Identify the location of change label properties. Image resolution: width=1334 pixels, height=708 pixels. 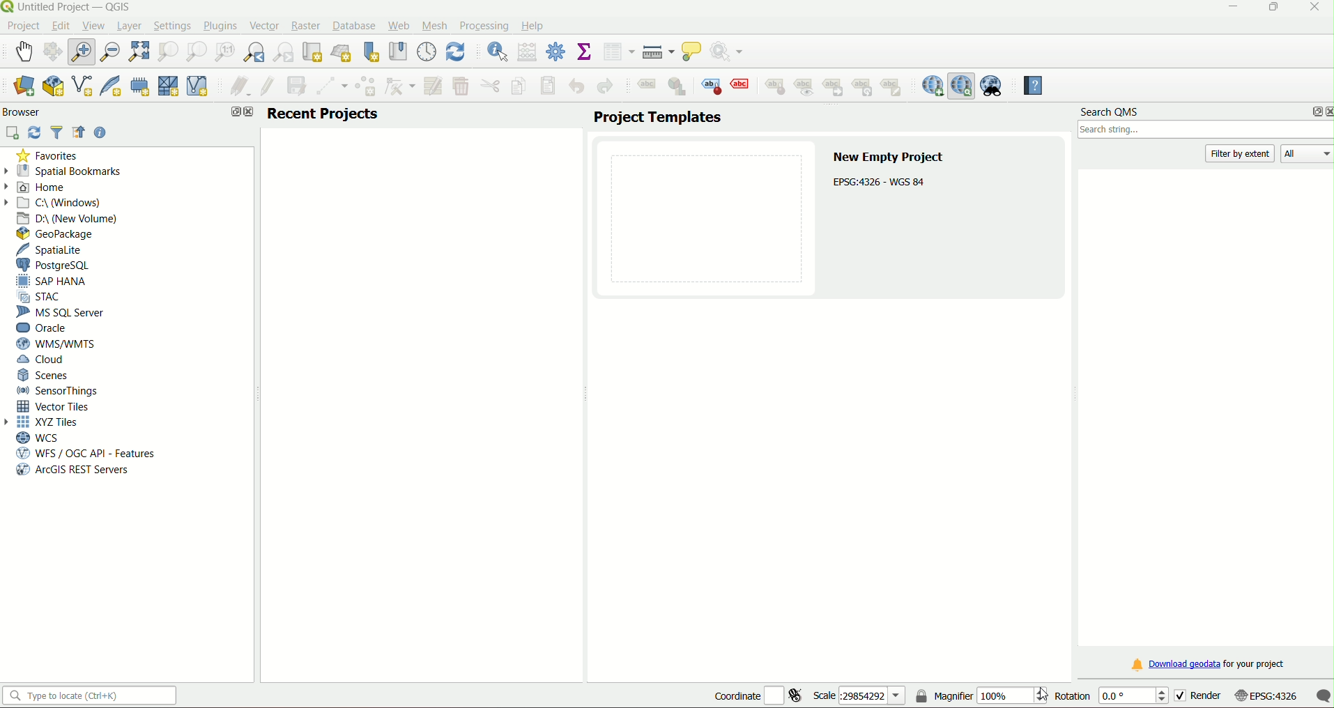
(895, 90).